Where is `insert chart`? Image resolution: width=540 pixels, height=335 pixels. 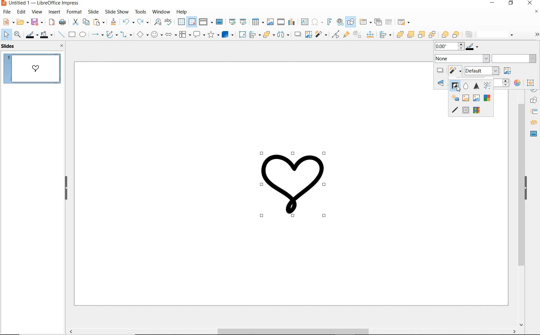
insert chart is located at coordinates (292, 23).